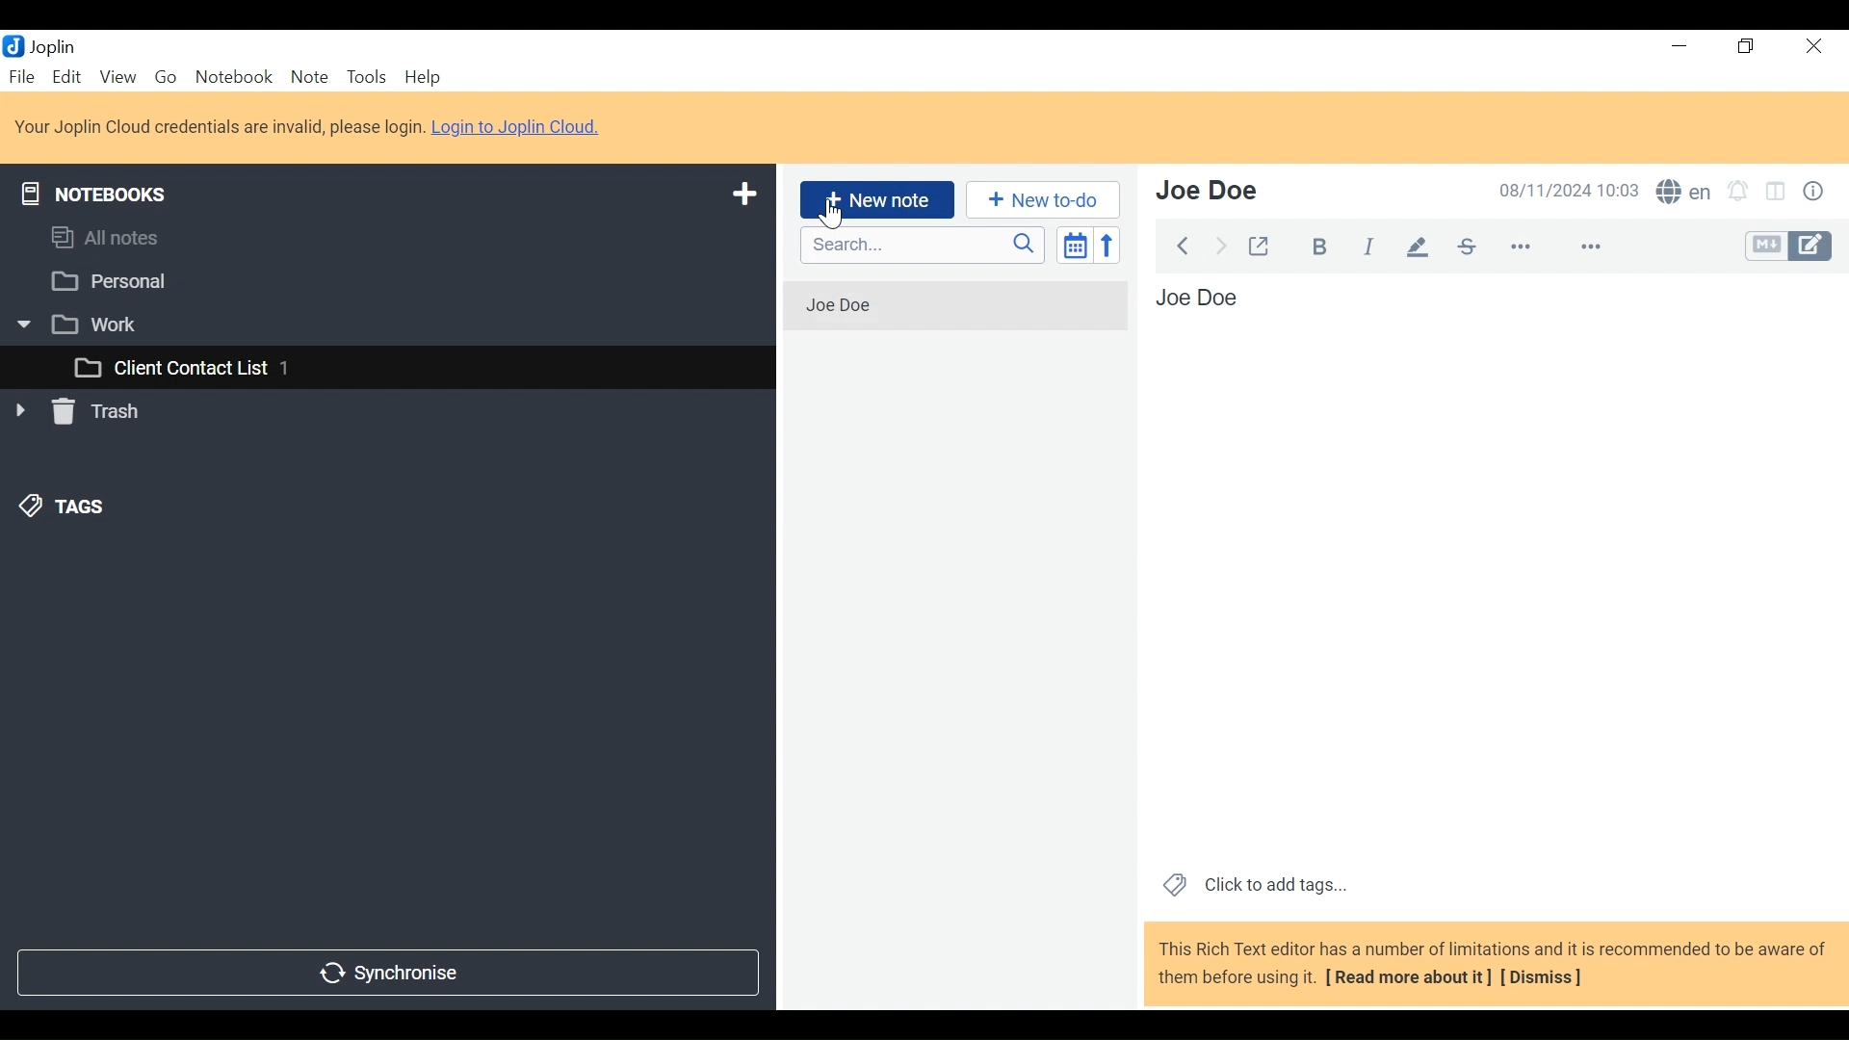 This screenshot has height=1040, width=1849. Describe the element at coordinates (1557, 247) in the screenshot. I see `more` at that location.